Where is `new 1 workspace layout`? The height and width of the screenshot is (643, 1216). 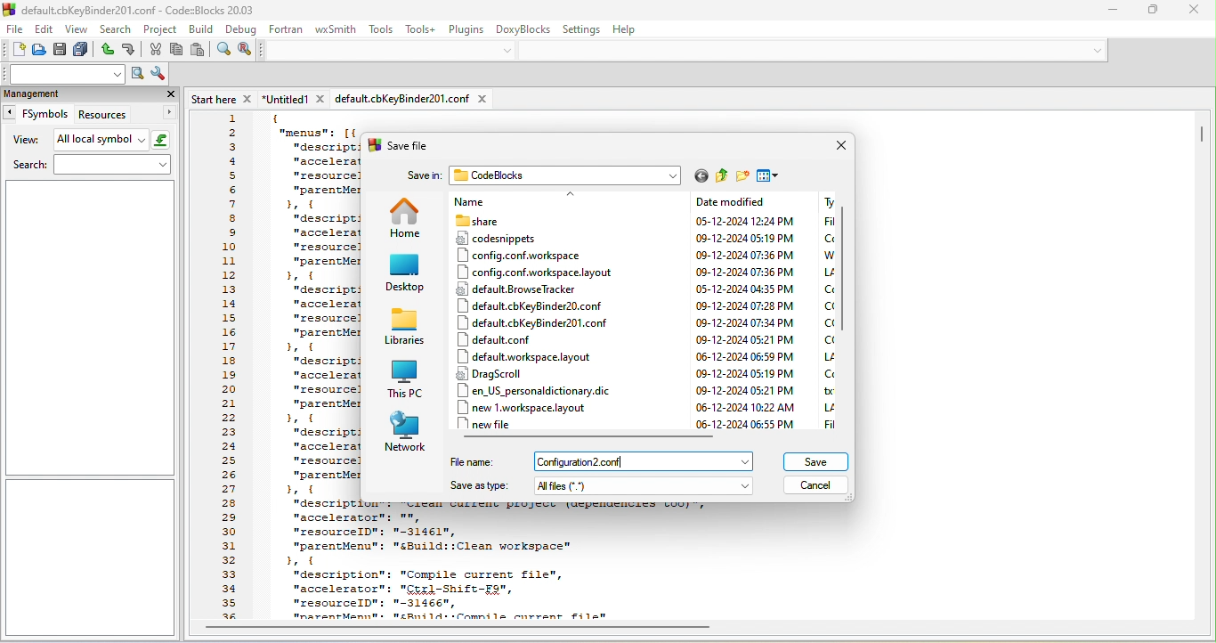 new 1 workspace layout is located at coordinates (533, 407).